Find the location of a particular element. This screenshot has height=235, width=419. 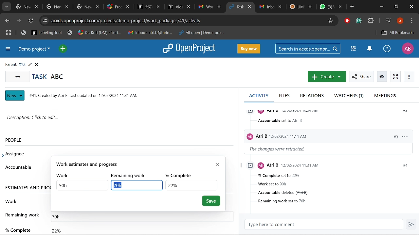

% complete is located at coordinates (181, 175).